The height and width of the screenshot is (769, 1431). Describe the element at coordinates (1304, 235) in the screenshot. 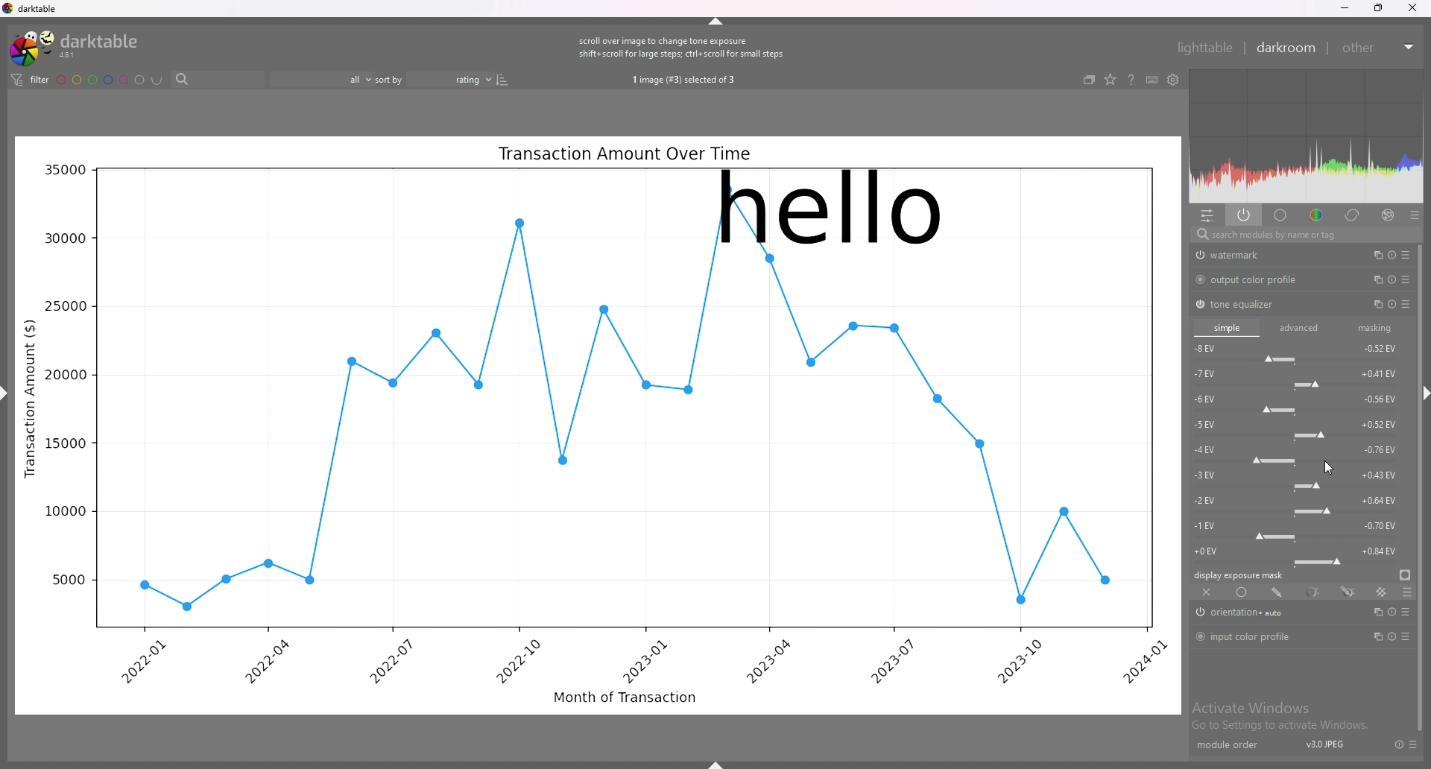

I see `search modules` at that location.